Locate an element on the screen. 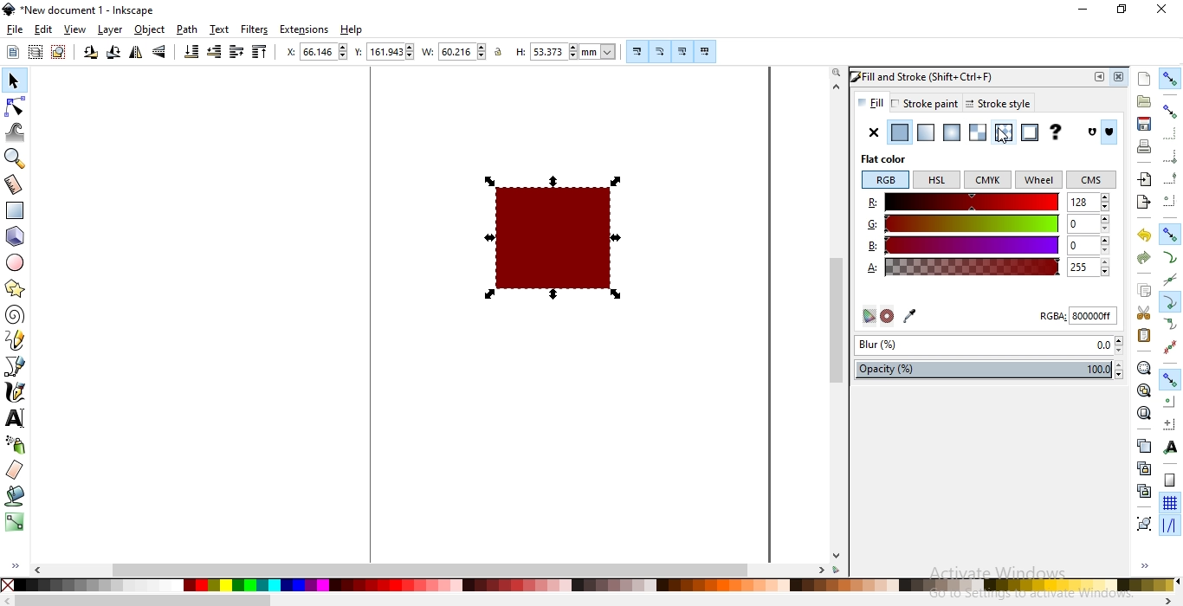  R is located at coordinates (962, 203).